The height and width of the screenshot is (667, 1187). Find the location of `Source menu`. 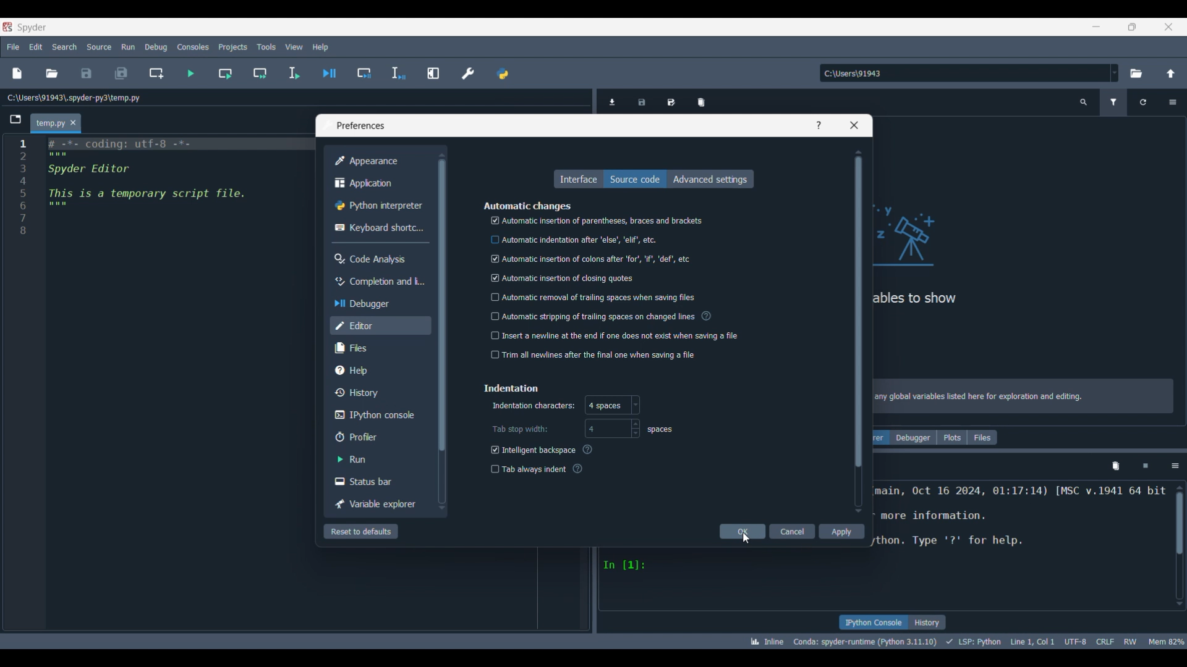

Source menu is located at coordinates (99, 47).